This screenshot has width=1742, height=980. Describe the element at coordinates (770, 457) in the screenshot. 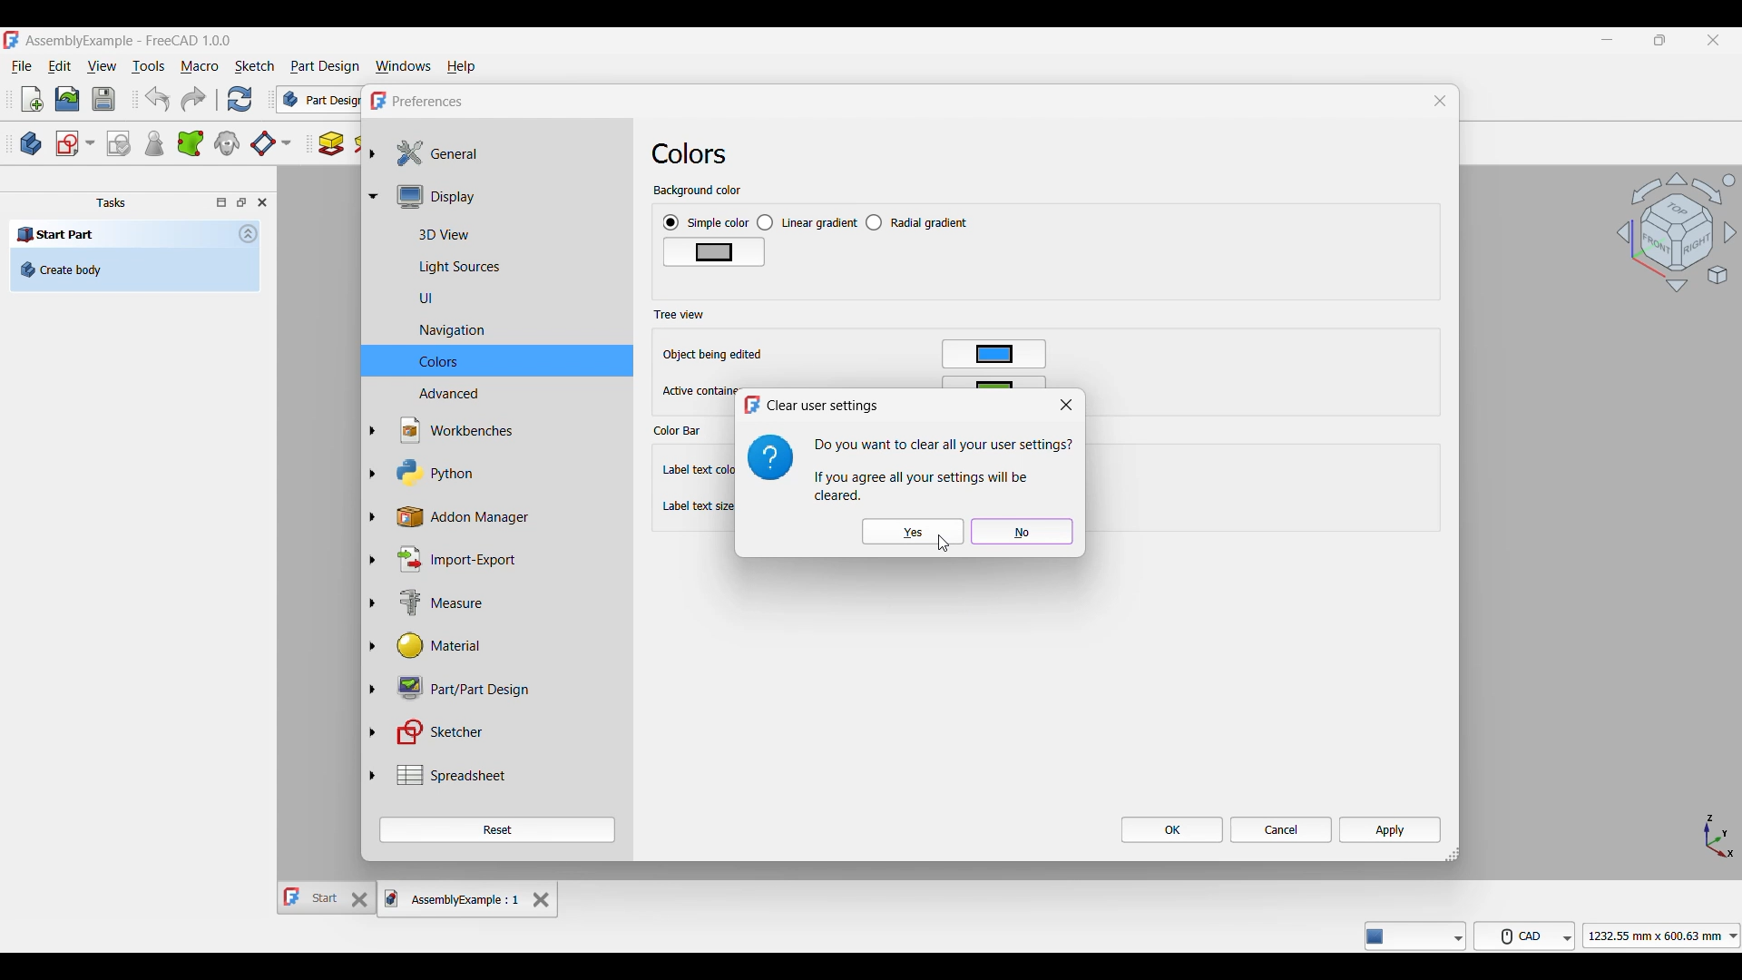

I see `Logo referring to window text` at that location.